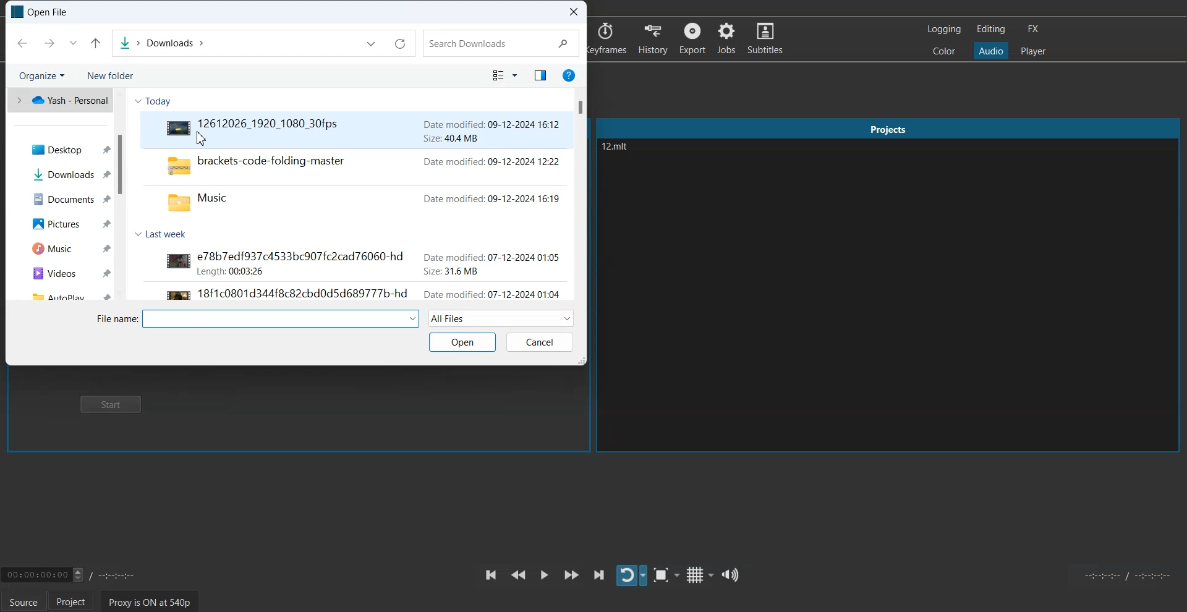 The height and width of the screenshot is (612, 1187). What do you see at coordinates (582, 195) in the screenshot?
I see `Vertical Scroll bar` at bounding box center [582, 195].